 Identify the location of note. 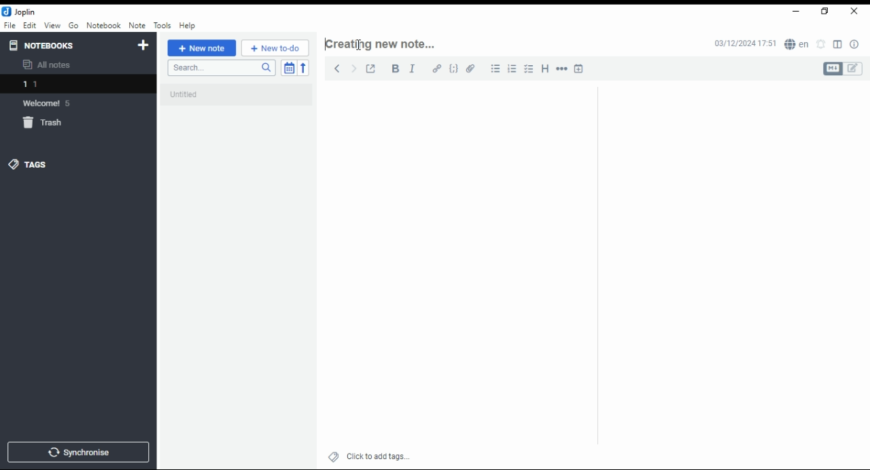
(136, 26).